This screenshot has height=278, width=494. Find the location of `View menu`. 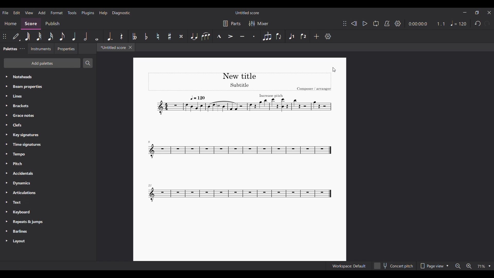

View menu is located at coordinates (29, 13).